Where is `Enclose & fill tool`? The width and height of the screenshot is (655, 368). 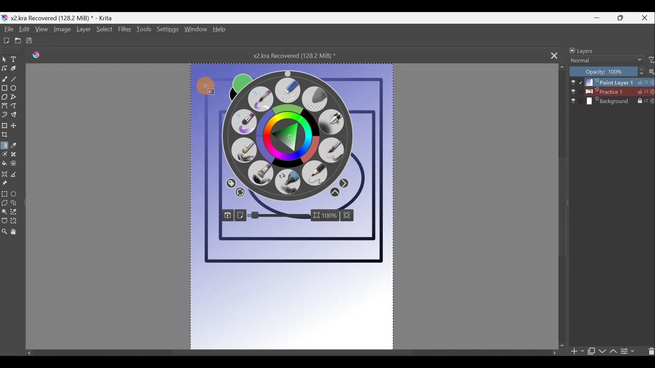 Enclose & fill tool is located at coordinates (17, 165).